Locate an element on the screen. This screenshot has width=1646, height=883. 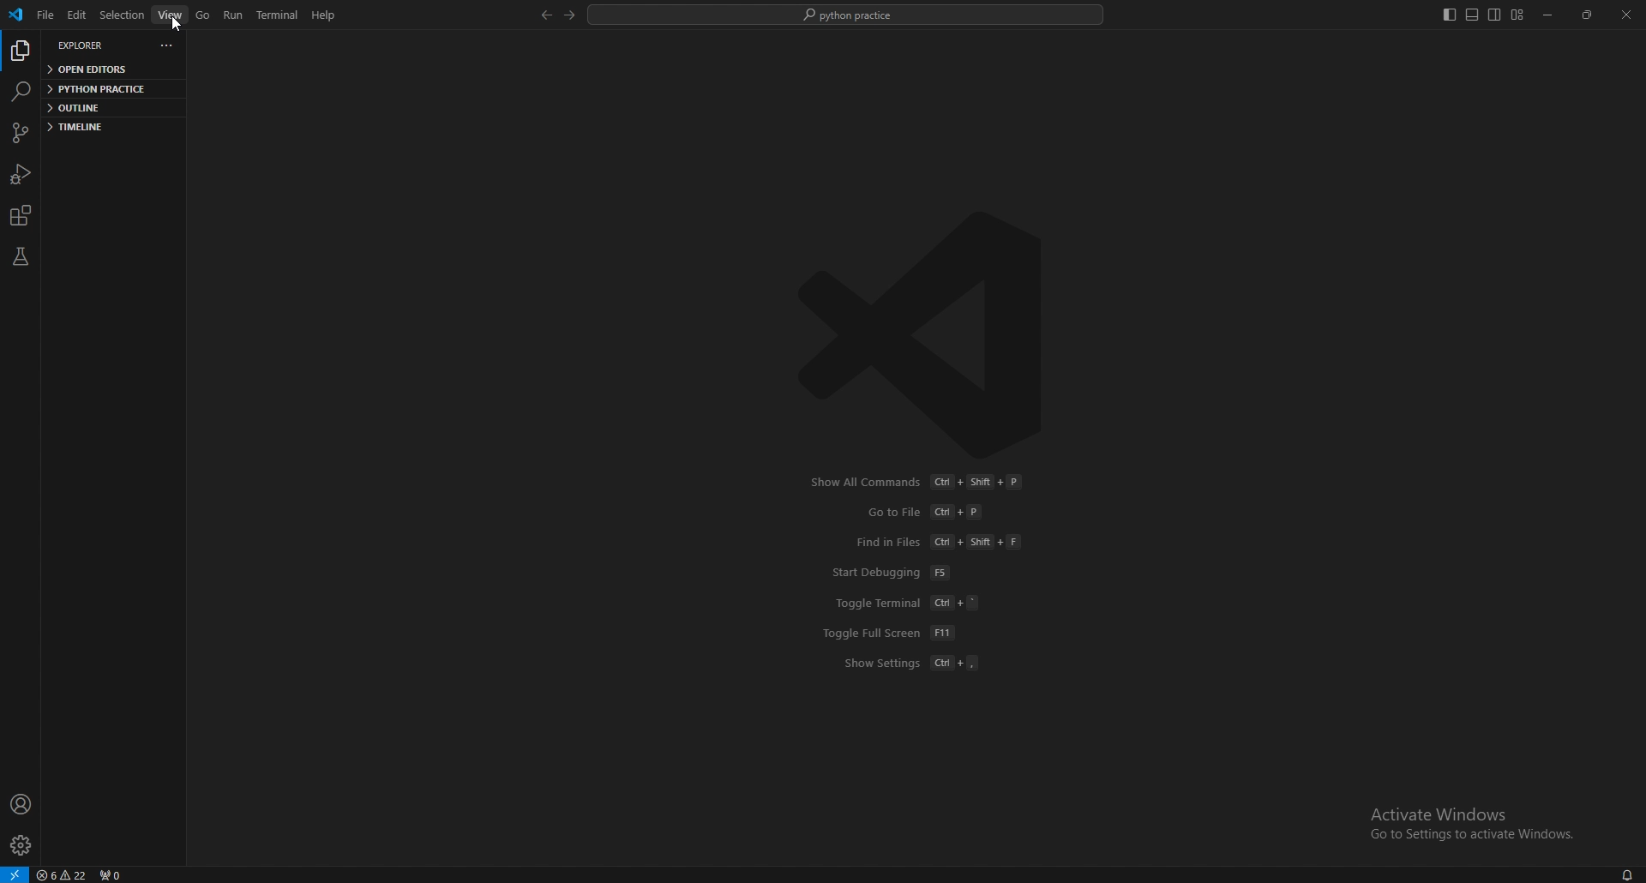
search bar is located at coordinates (847, 15).